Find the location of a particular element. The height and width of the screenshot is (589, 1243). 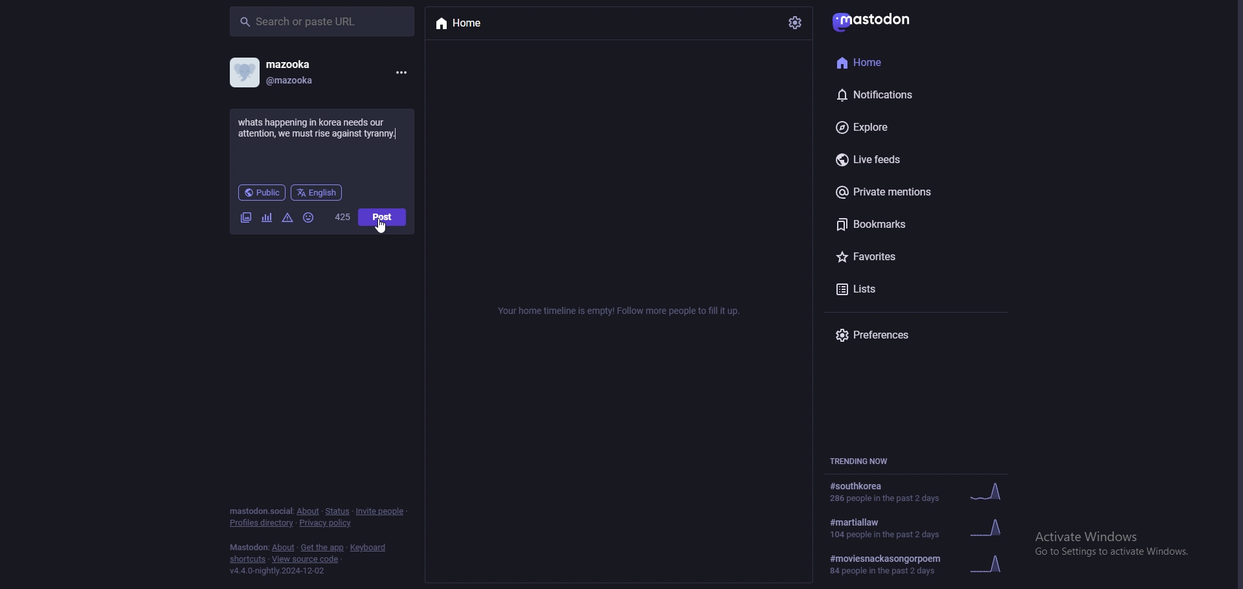

emojis is located at coordinates (309, 218).